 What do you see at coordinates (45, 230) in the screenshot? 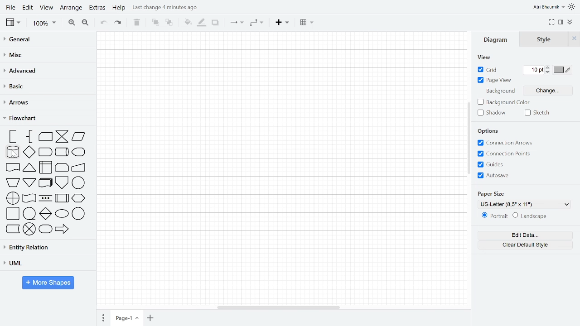
I see `terminator` at bounding box center [45, 230].